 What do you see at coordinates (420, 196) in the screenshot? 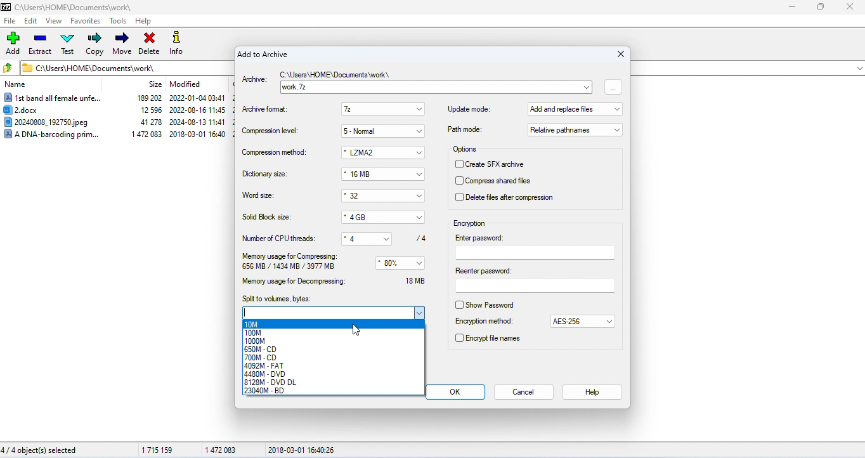
I see `drop down` at bounding box center [420, 196].